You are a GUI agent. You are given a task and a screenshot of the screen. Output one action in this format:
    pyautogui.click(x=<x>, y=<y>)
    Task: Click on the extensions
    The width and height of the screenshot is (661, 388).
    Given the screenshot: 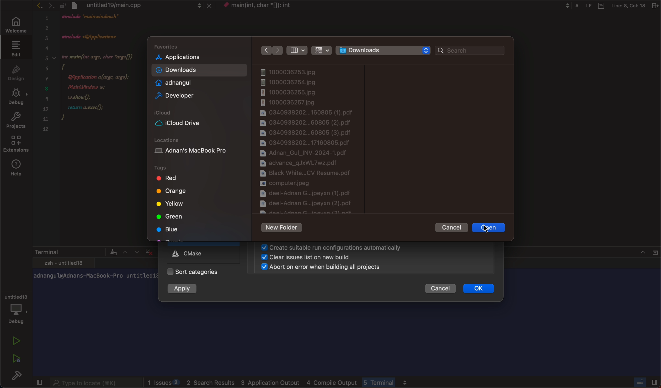 What is the action you would take?
    pyautogui.click(x=15, y=143)
    